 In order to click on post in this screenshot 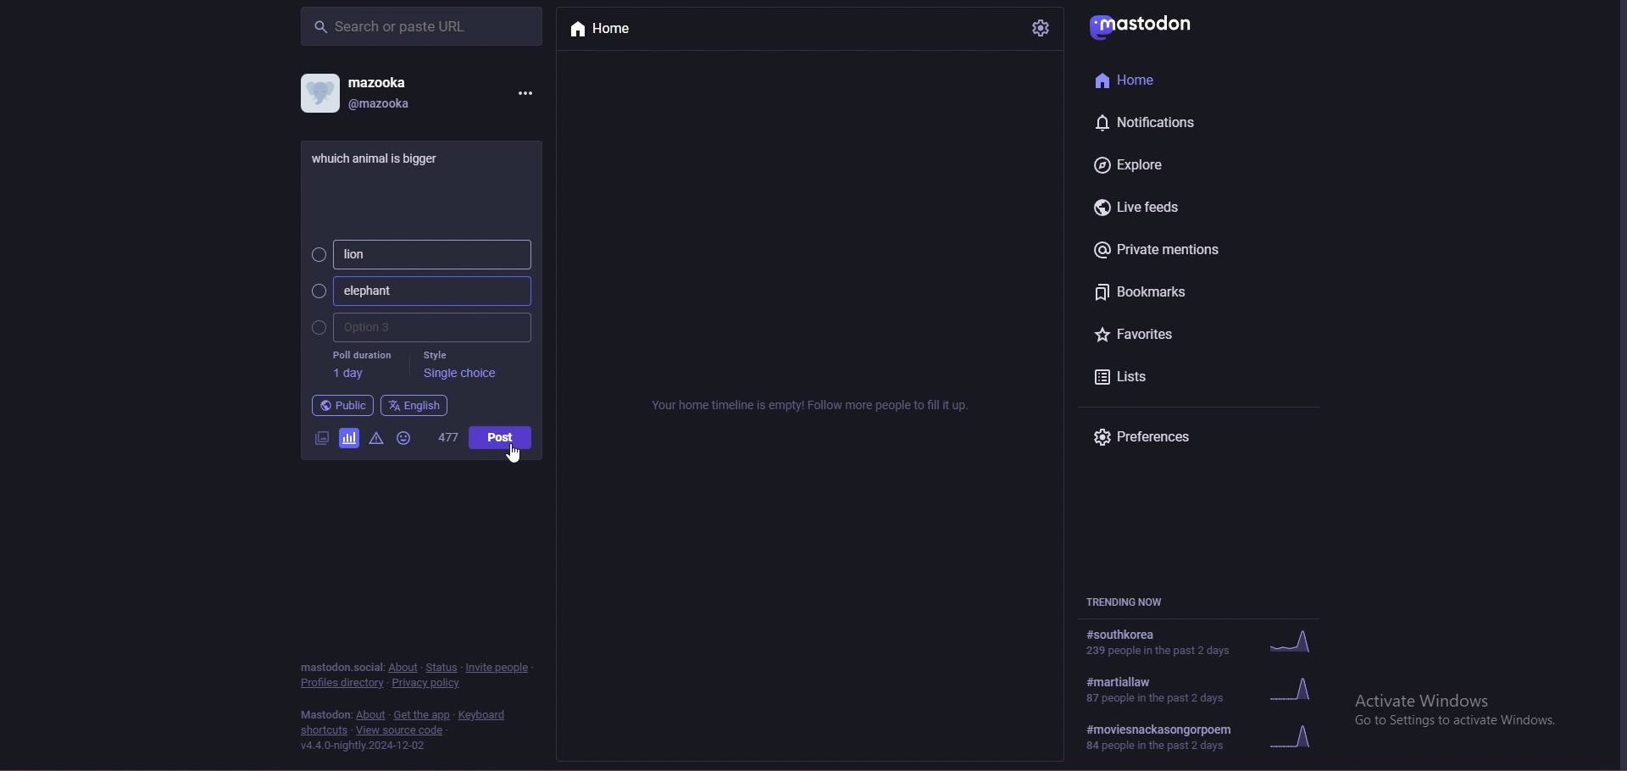, I will do `click(499, 437)`.